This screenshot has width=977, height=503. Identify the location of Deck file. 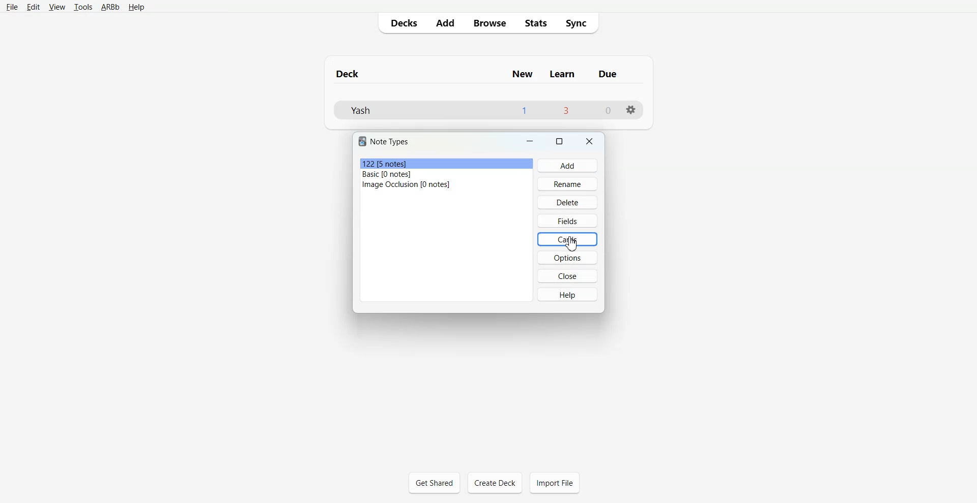
(487, 110).